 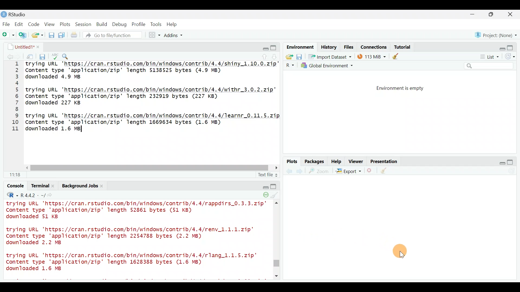 I want to click on Restore down, so click(x=499, y=162).